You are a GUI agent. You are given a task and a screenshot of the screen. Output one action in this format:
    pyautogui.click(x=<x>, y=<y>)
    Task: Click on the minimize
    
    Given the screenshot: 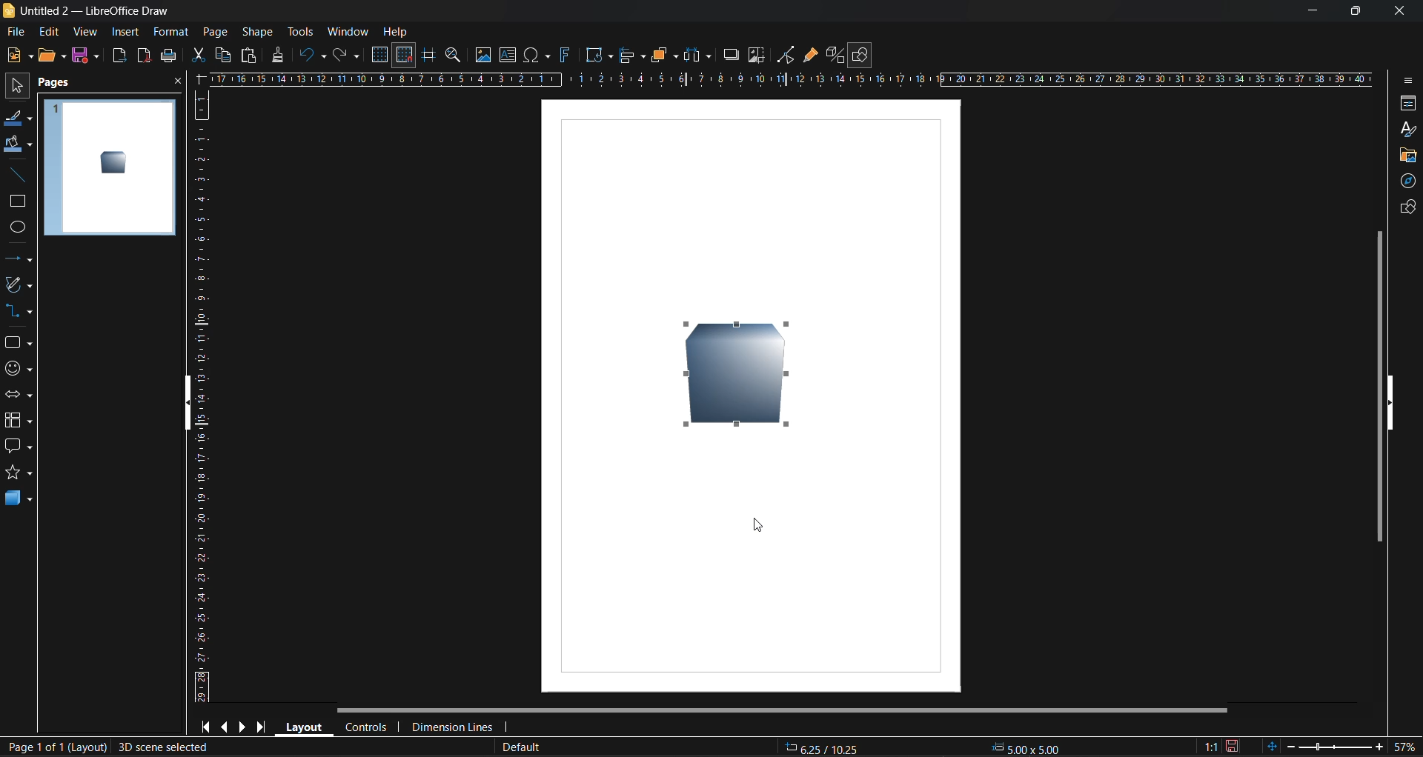 What is the action you would take?
    pyautogui.click(x=1306, y=11)
    